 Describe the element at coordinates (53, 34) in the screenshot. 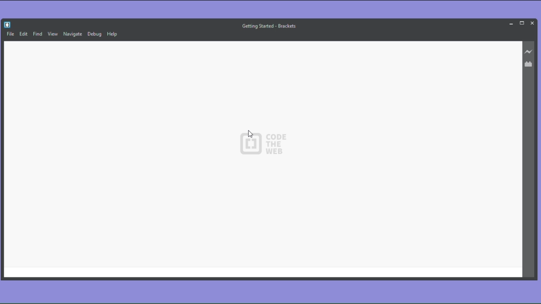

I see `View` at that location.